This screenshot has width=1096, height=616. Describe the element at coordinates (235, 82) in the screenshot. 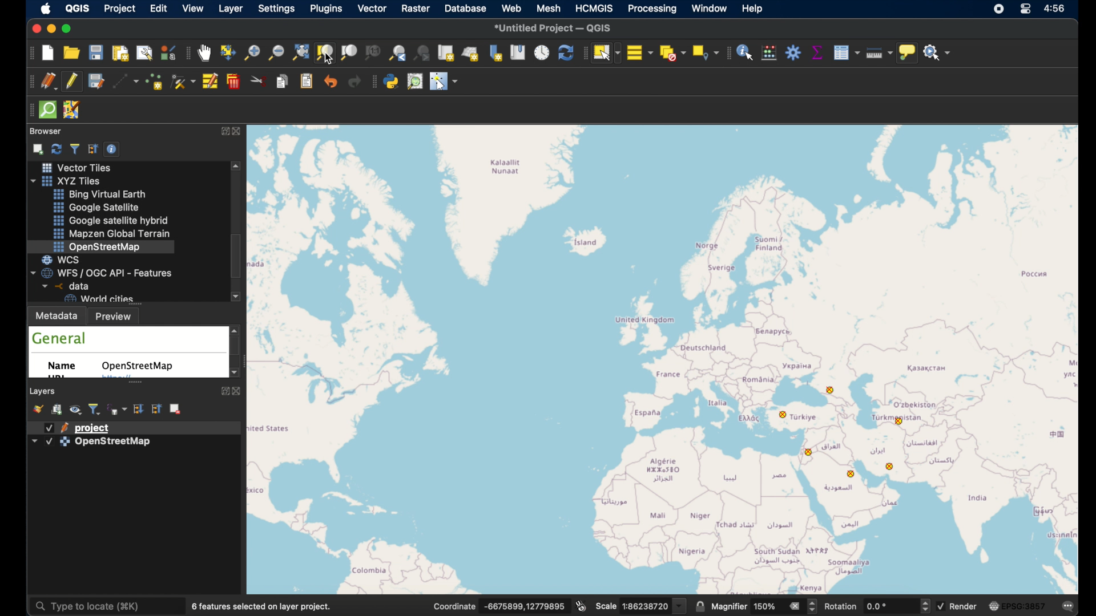

I see `delete selected` at that location.